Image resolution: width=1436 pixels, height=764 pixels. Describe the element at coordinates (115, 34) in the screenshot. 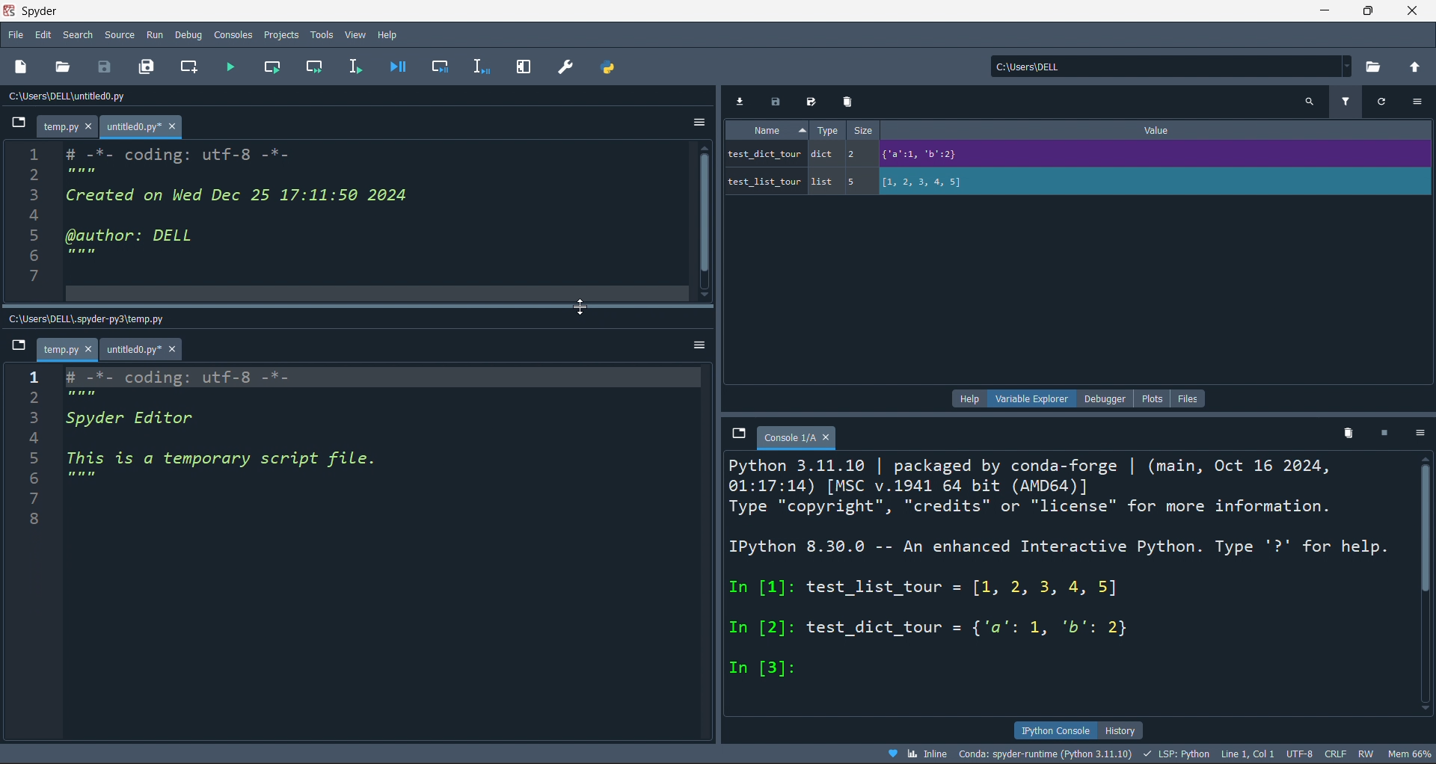

I see `source` at that location.